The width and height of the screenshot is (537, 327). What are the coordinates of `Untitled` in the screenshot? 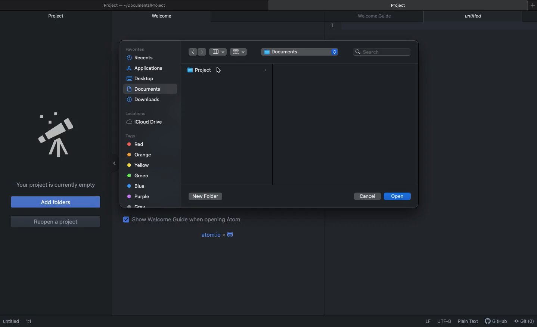 It's located at (475, 17).